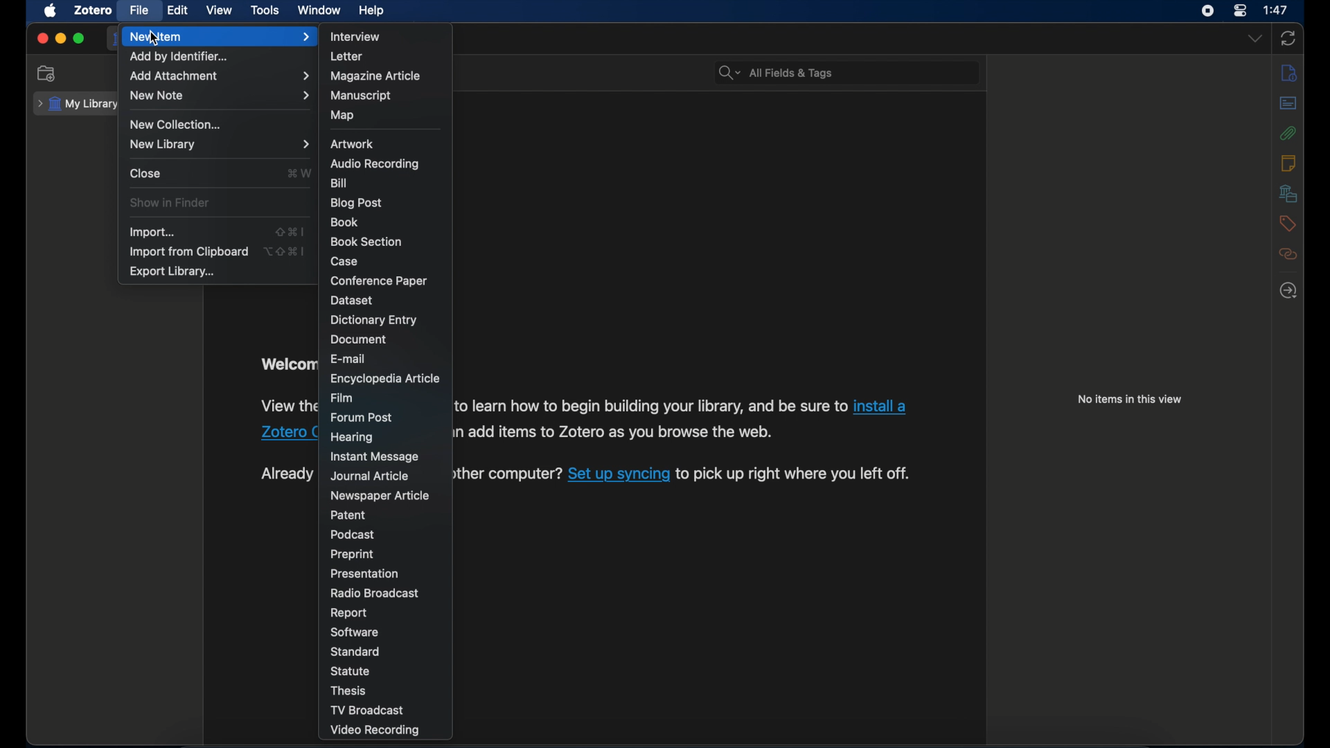  What do you see at coordinates (379, 496) in the screenshot?
I see `newspaper article` at bounding box center [379, 496].